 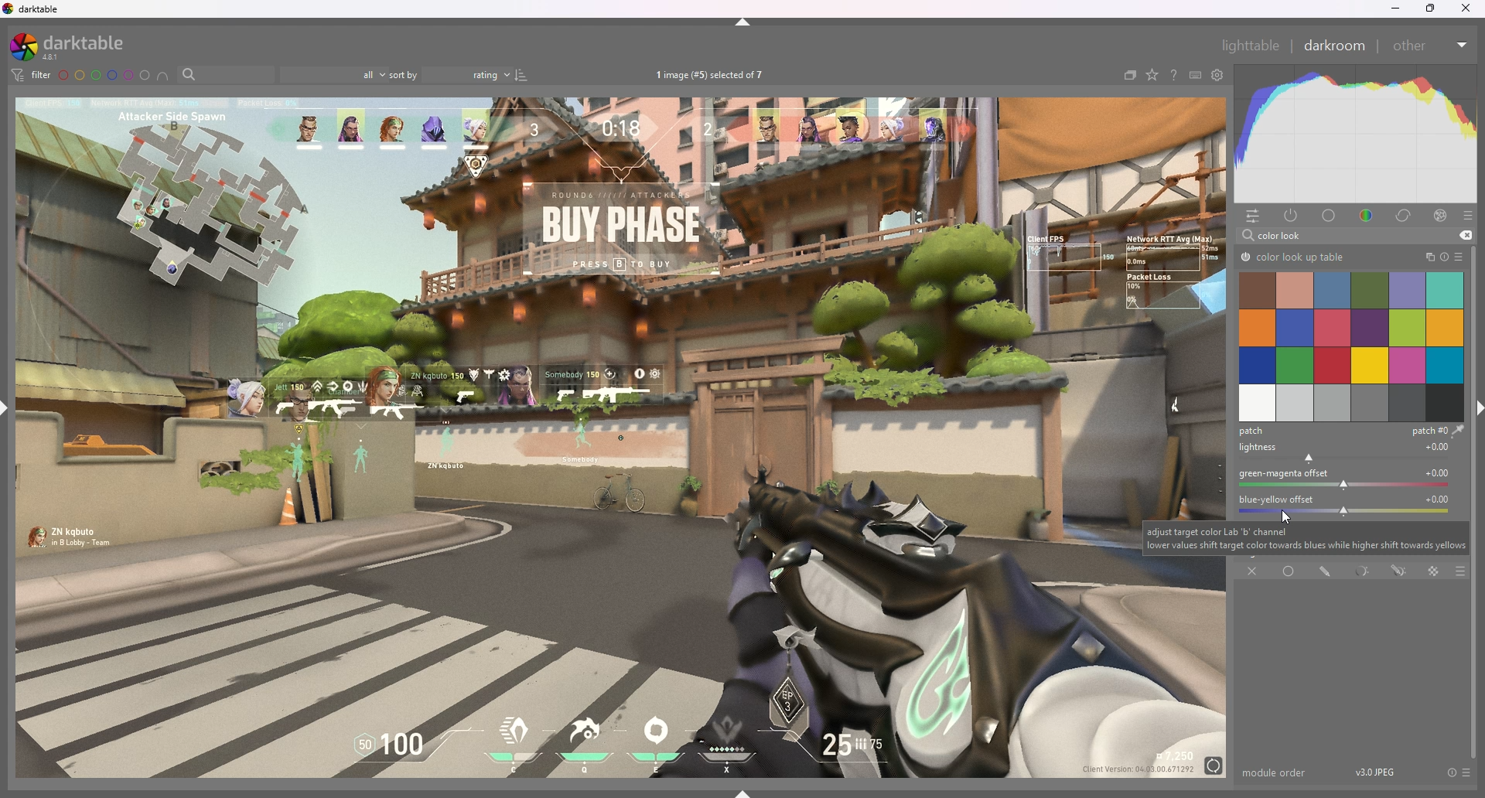 I want to click on color, so click(x=1368, y=217).